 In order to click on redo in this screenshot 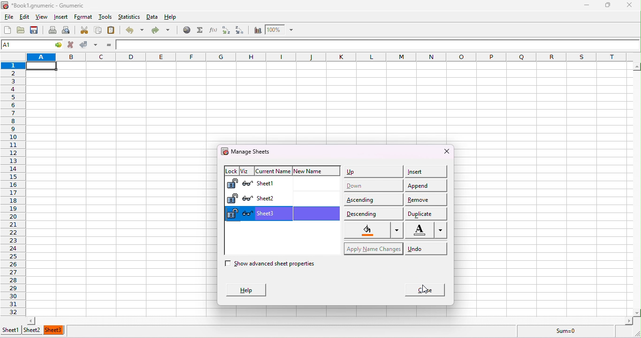, I will do `click(160, 29)`.